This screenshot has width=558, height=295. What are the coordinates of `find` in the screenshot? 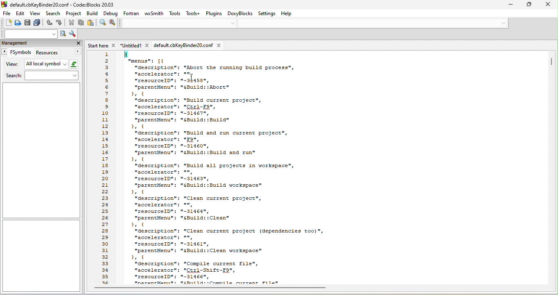 It's located at (103, 24).